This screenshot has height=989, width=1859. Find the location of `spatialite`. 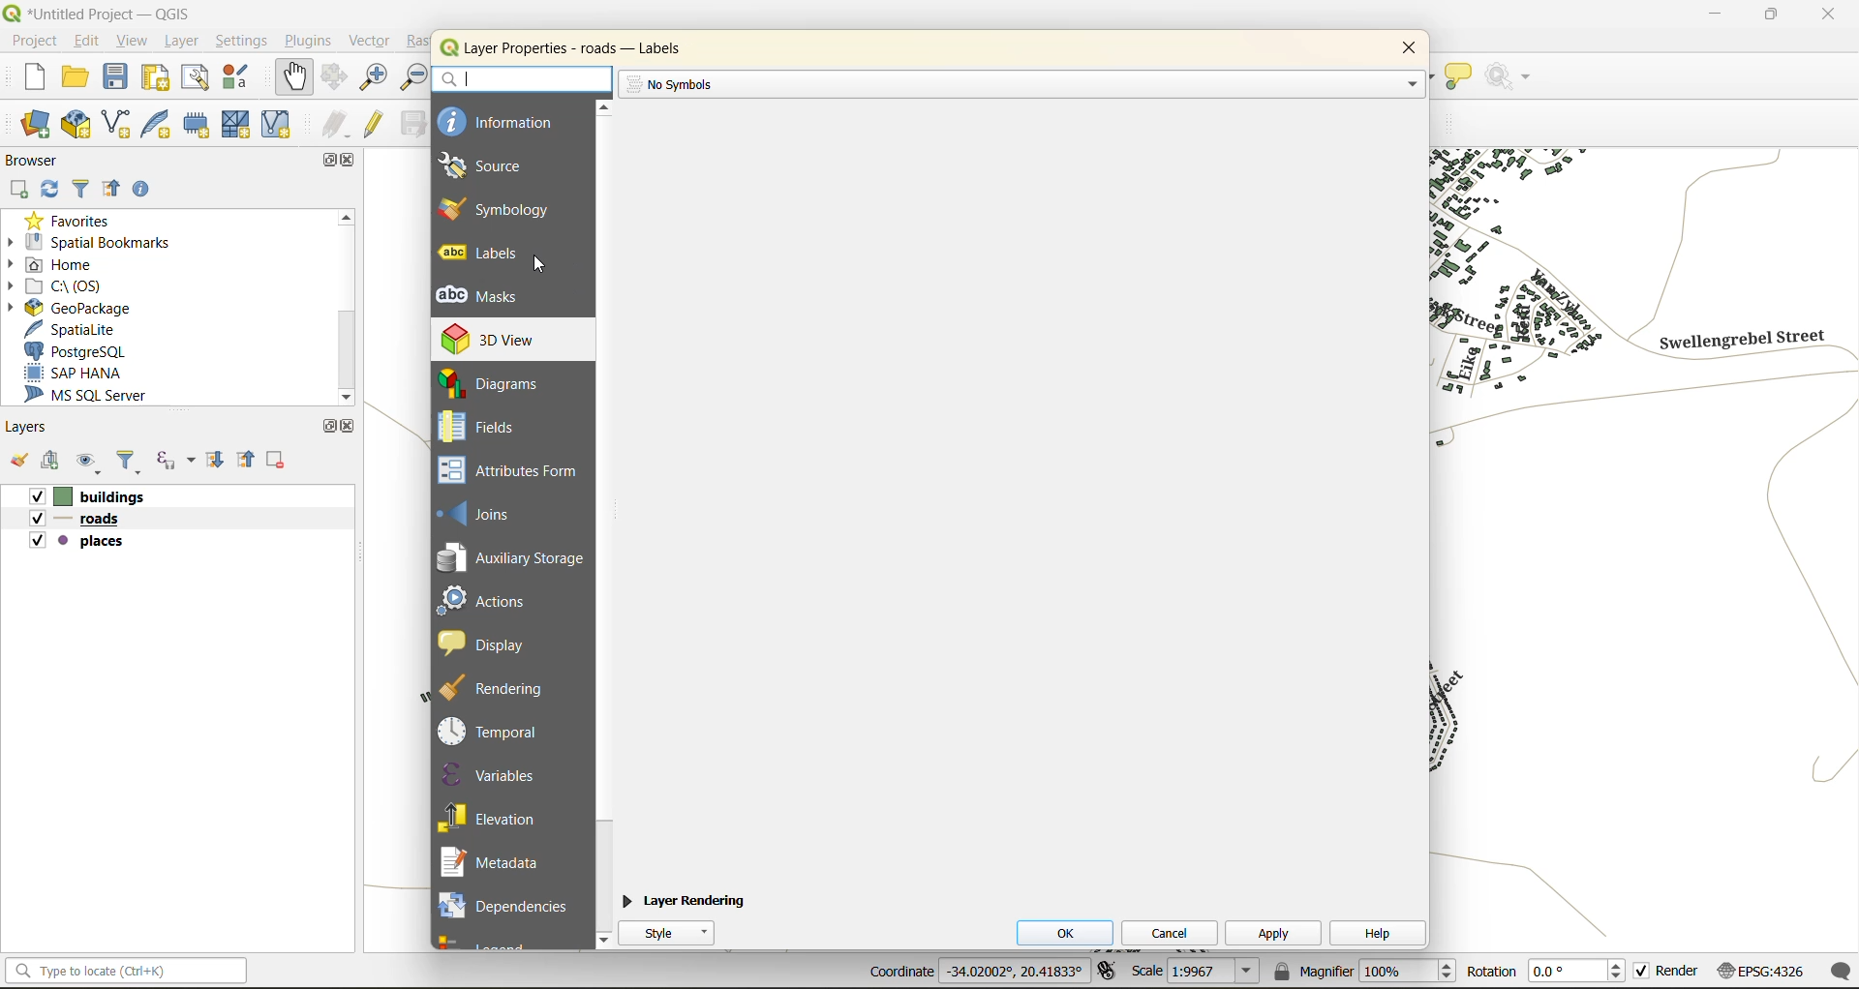

spatialite is located at coordinates (73, 331).